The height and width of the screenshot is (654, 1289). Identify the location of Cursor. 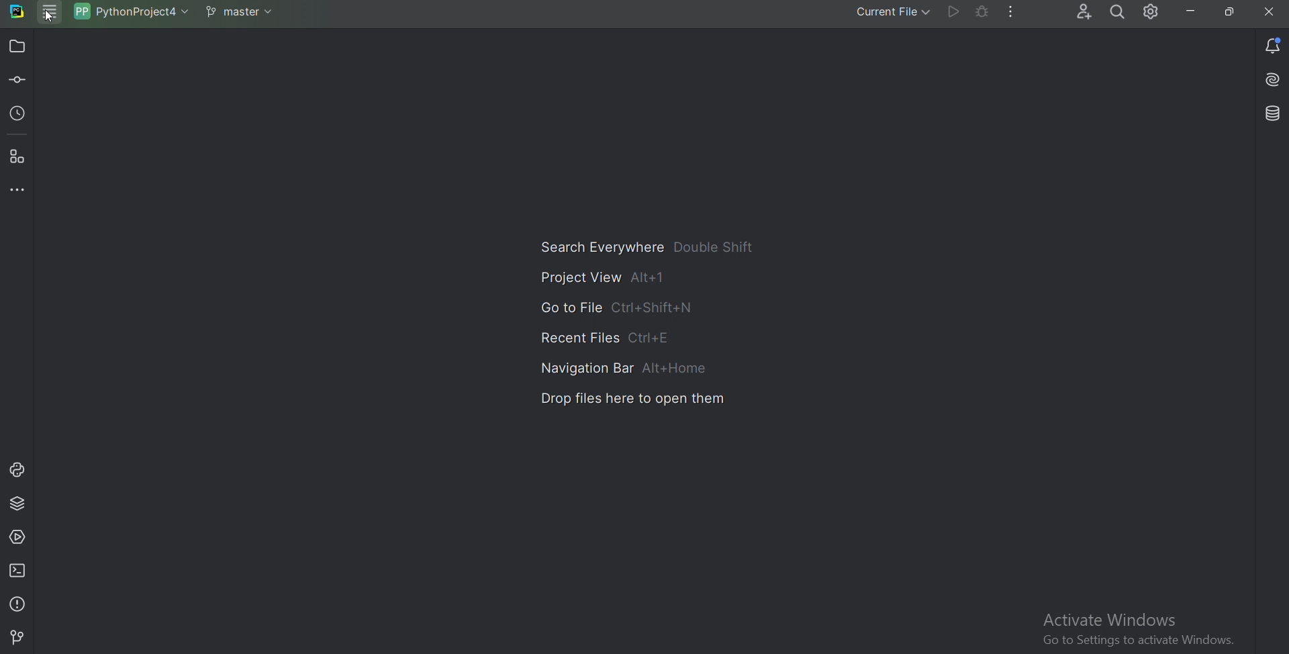
(50, 15).